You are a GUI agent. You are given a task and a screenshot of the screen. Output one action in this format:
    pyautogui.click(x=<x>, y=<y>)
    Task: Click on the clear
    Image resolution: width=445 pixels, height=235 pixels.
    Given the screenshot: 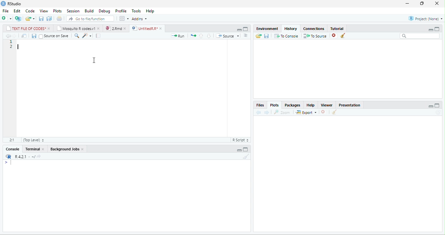 What is the action you would take?
    pyautogui.click(x=246, y=156)
    